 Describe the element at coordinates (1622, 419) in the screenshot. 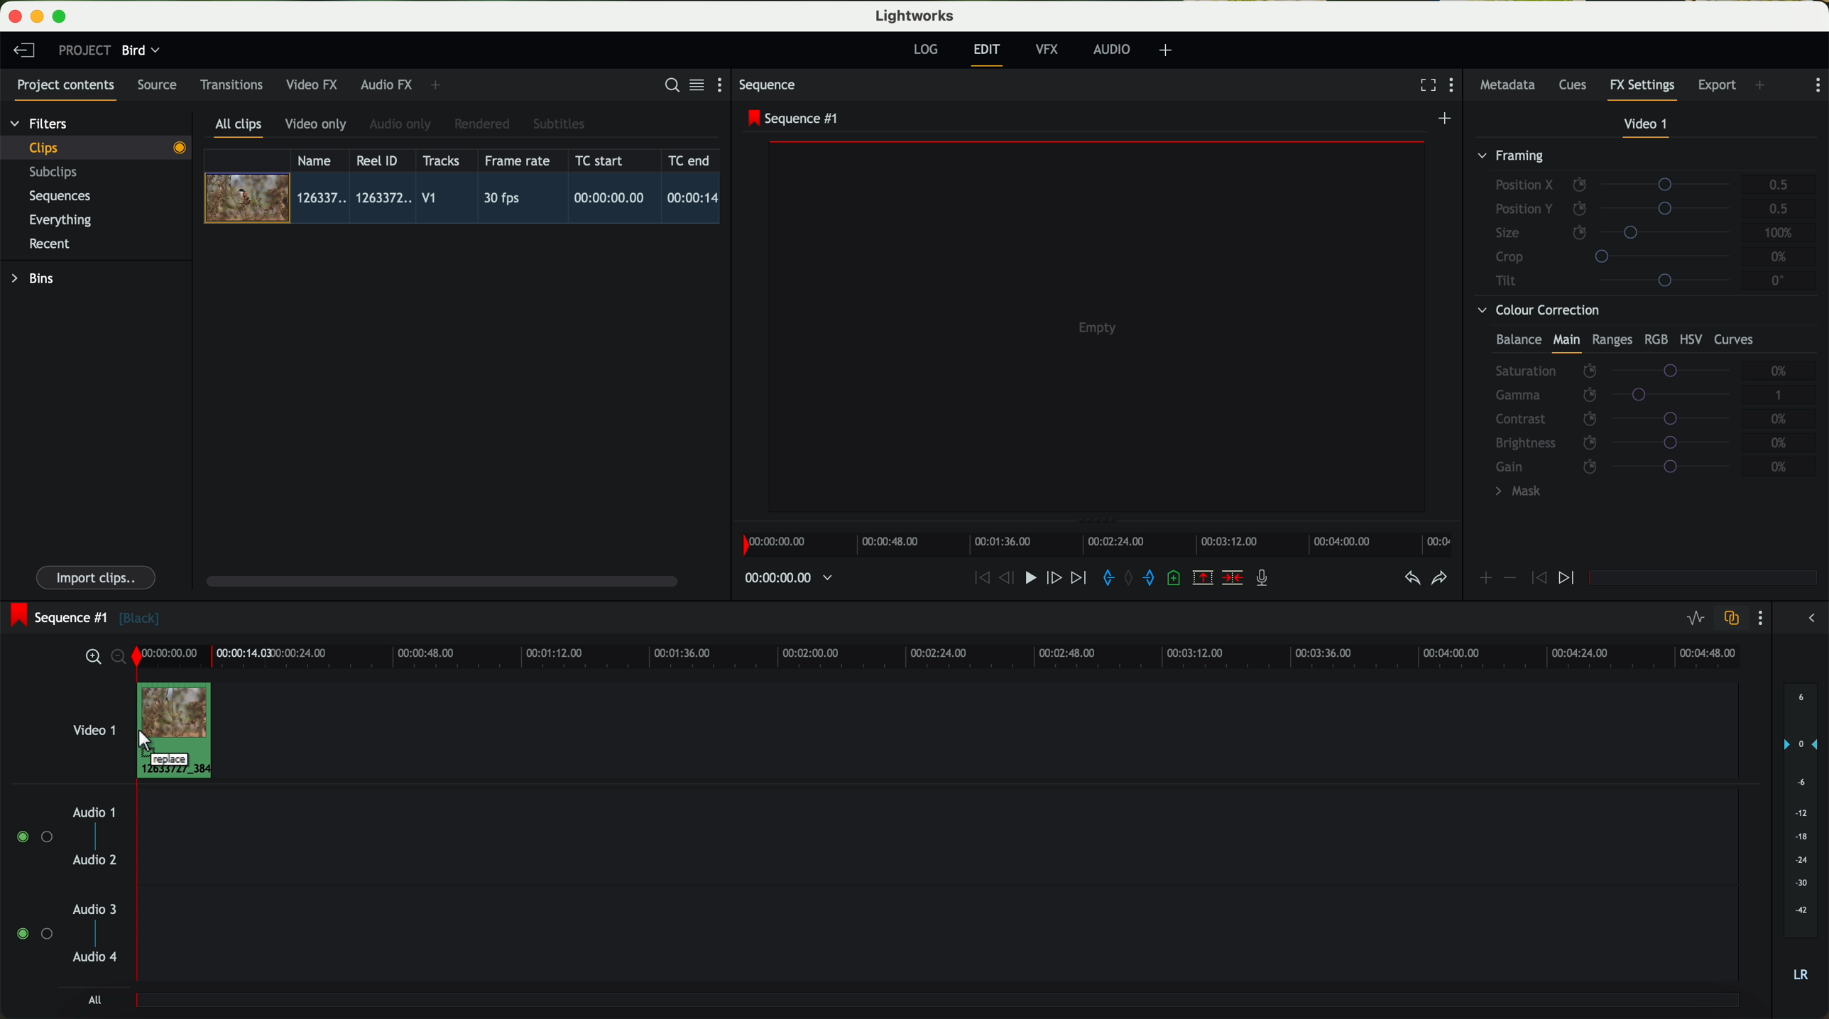

I see `contrast` at that location.